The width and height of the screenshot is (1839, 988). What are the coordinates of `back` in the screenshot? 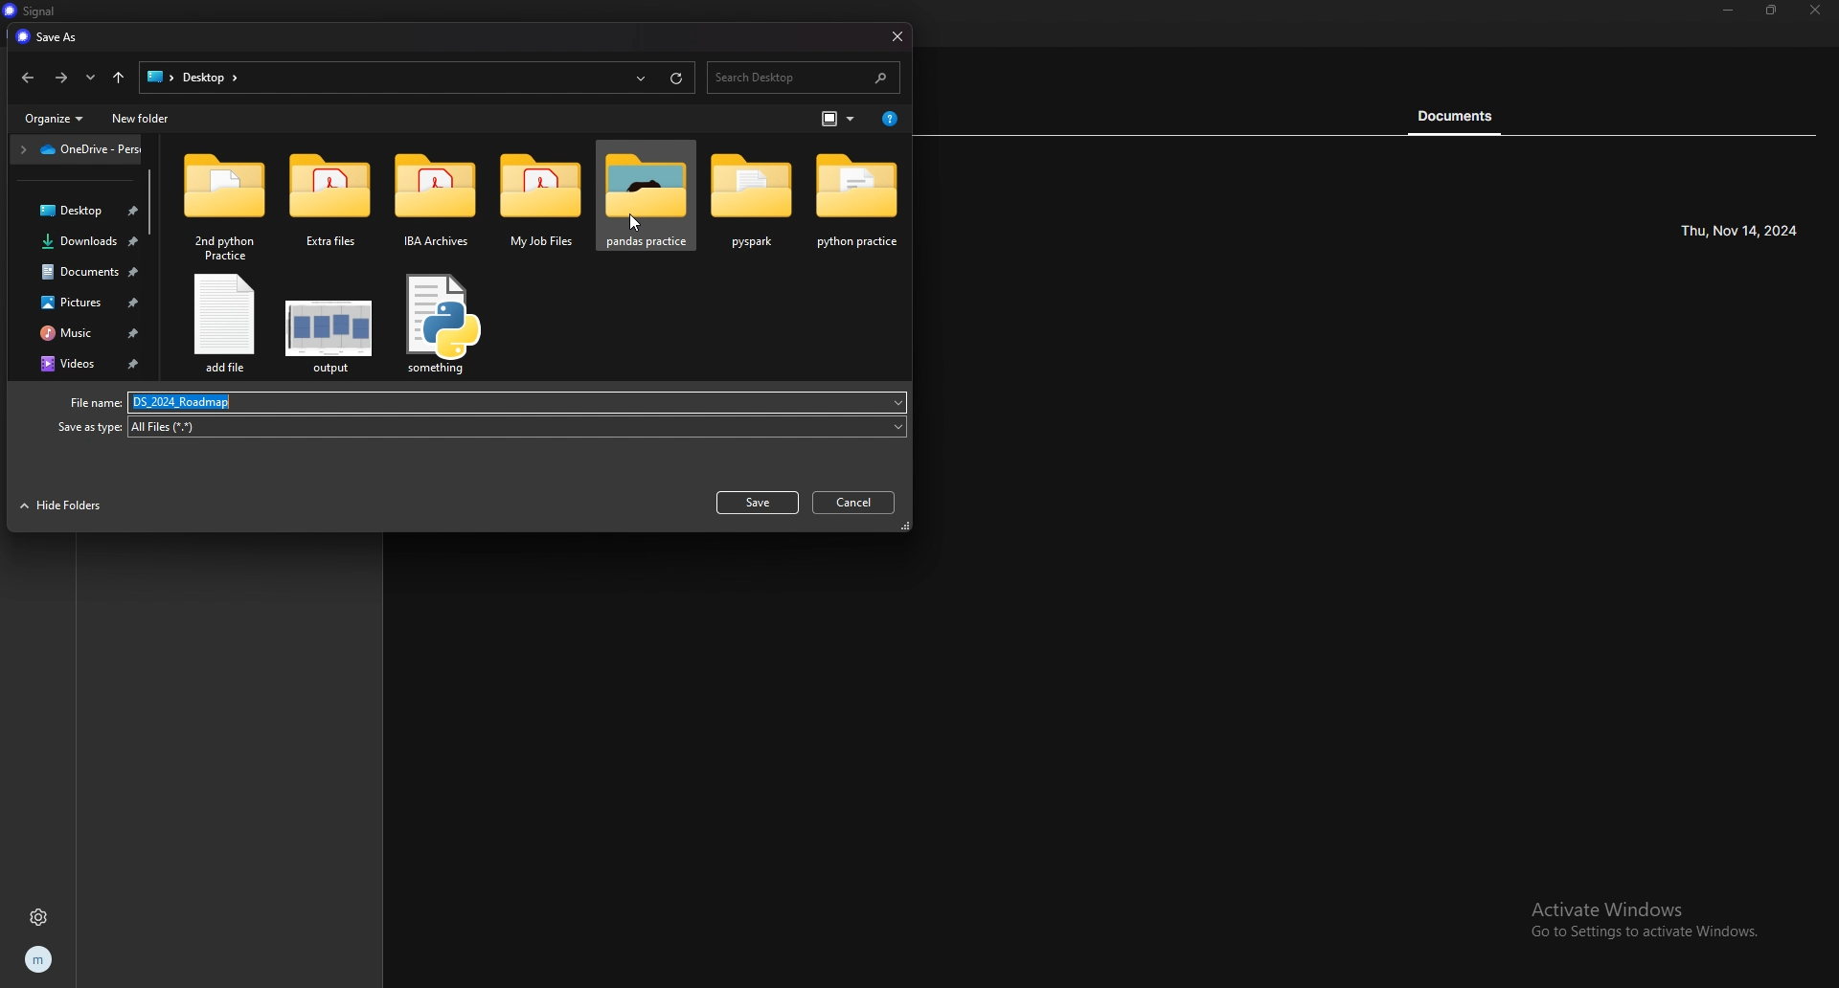 It's located at (26, 79).